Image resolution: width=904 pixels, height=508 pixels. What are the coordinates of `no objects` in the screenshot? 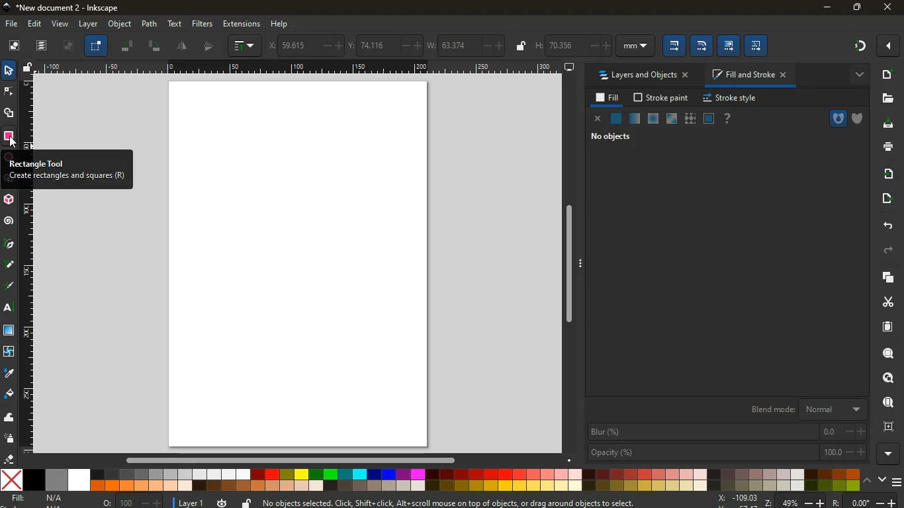 It's located at (616, 138).